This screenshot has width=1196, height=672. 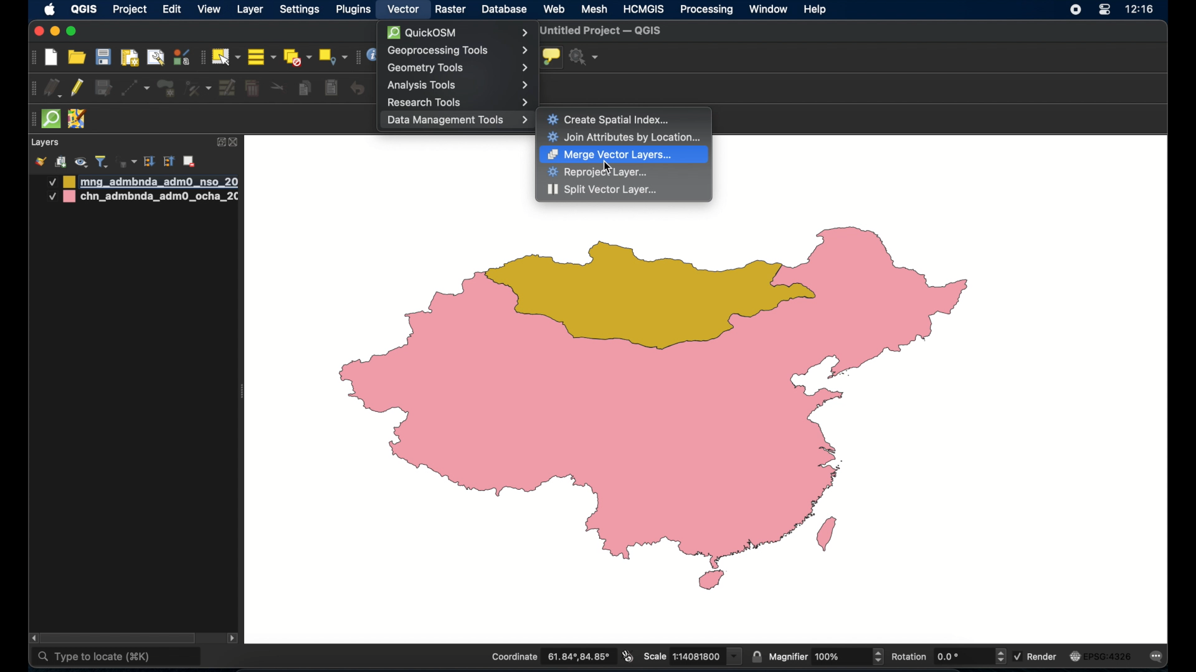 What do you see at coordinates (169, 163) in the screenshot?
I see `collapse all ` at bounding box center [169, 163].